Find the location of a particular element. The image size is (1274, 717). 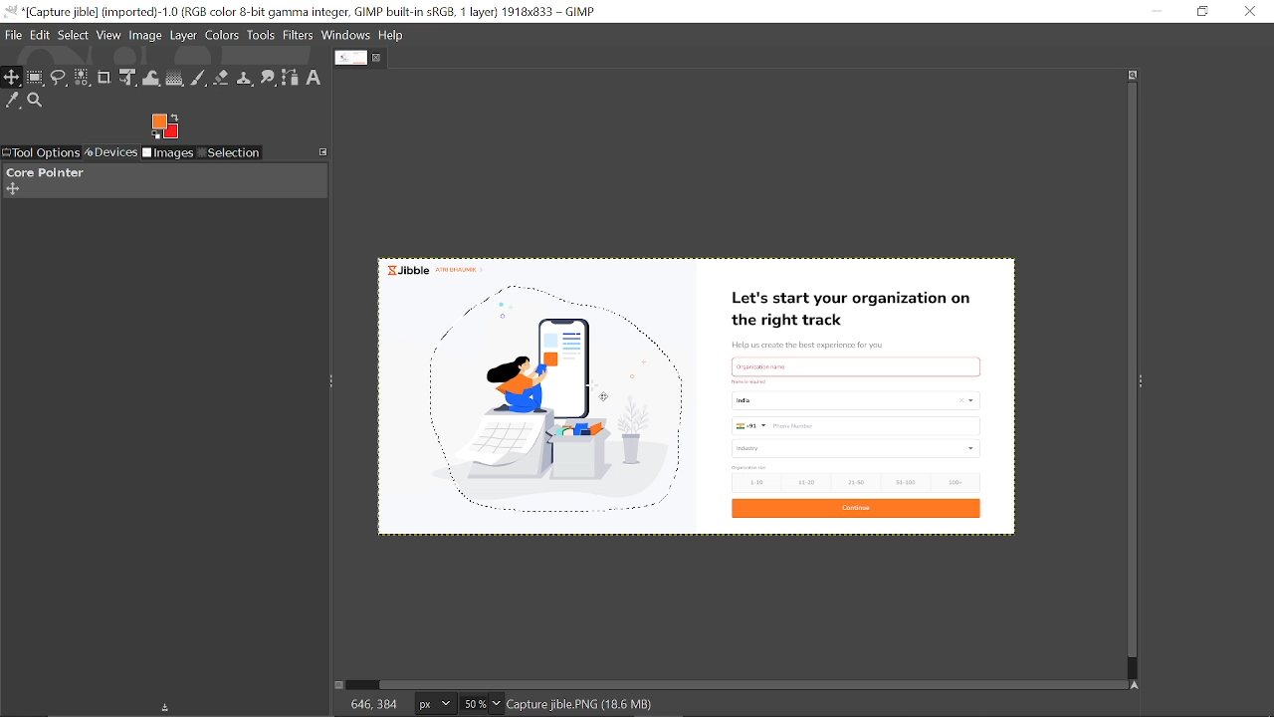

Windows is located at coordinates (345, 35).